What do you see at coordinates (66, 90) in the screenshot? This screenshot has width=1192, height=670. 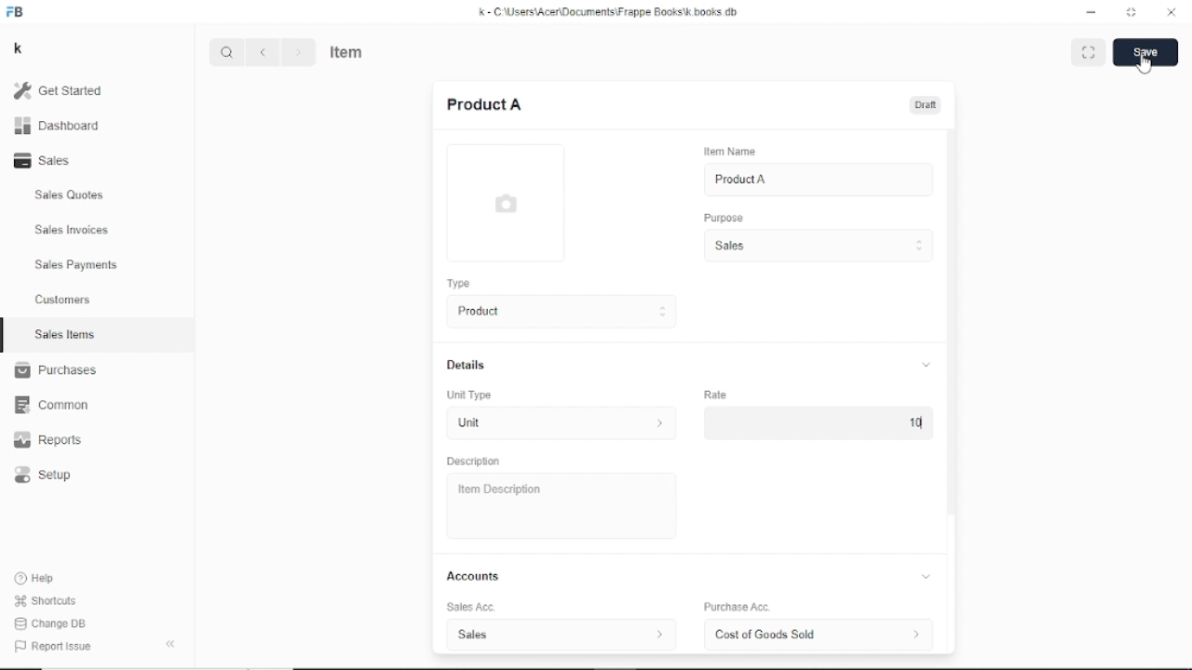 I see `Get started` at bounding box center [66, 90].